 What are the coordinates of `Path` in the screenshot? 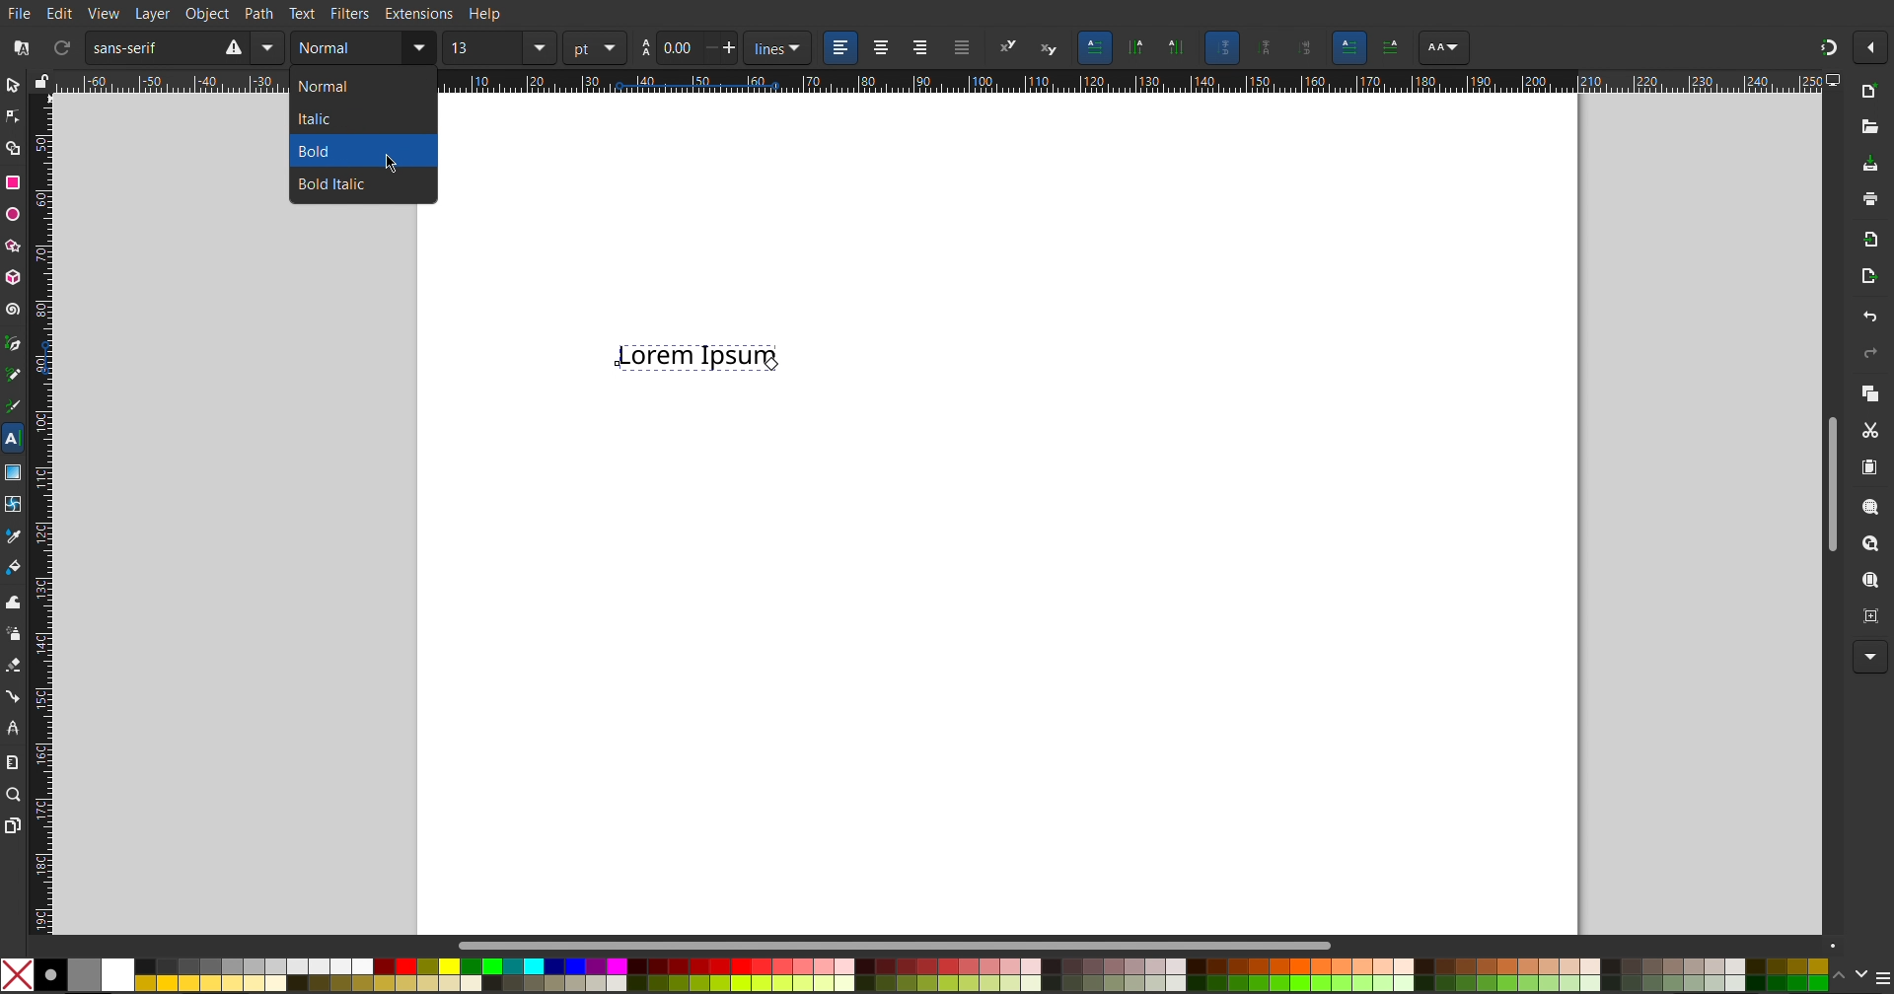 It's located at (259, 12).